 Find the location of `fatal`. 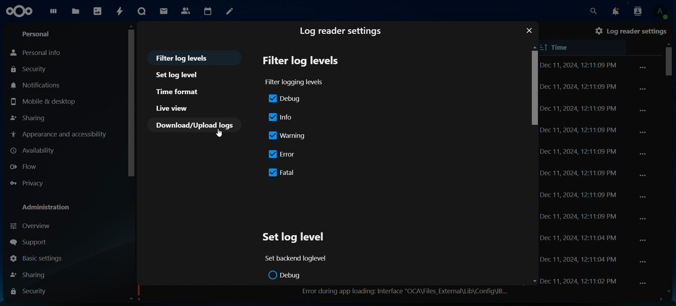

fatal is located at coordinates (281, 173).